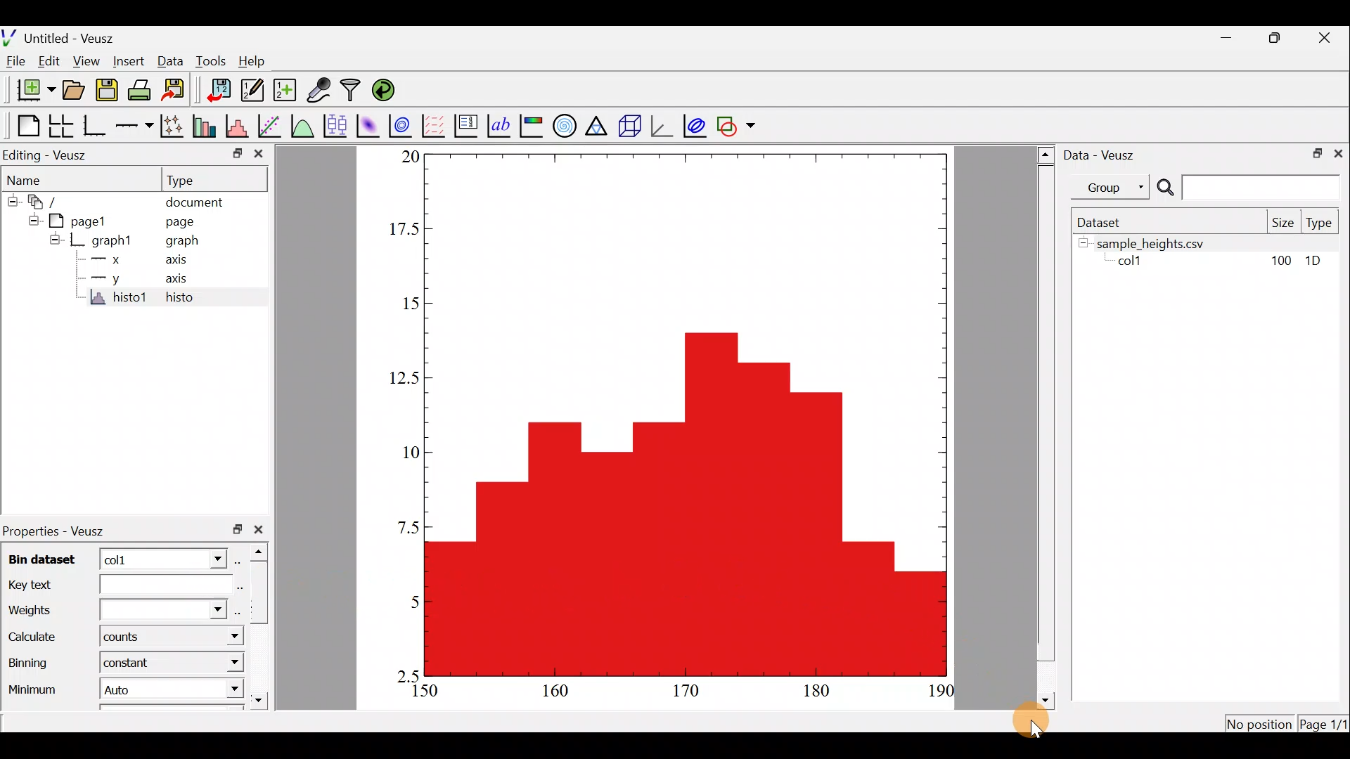 The height and width of the screenshot is (759, 1350). I want to click on Auto, so click(119, 687).